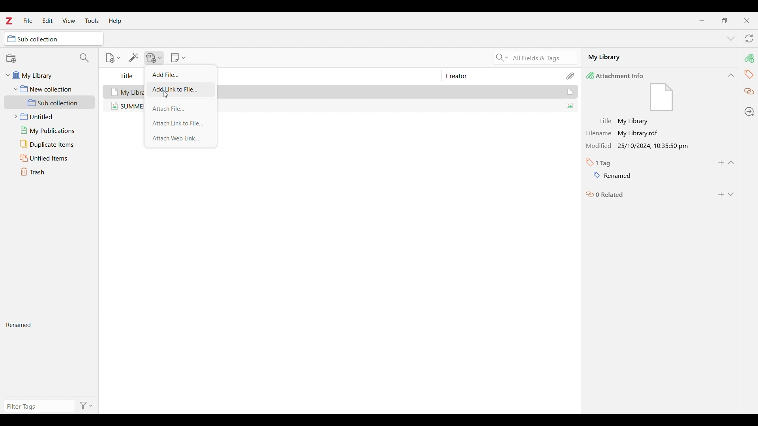 This screenshot has height=426, width=758. Describe the element at coordinates (125, 91) in the screenshot. I see `My Library` at that location.